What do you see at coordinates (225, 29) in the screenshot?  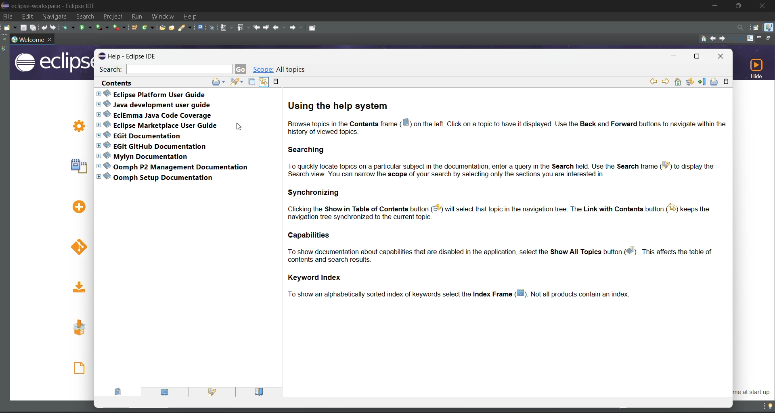 I see `next annotation` at bounding box center [225, 29].